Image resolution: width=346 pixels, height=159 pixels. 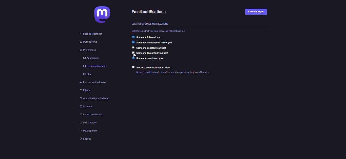 I want to click on mastodon, so click(x=102, y=14).